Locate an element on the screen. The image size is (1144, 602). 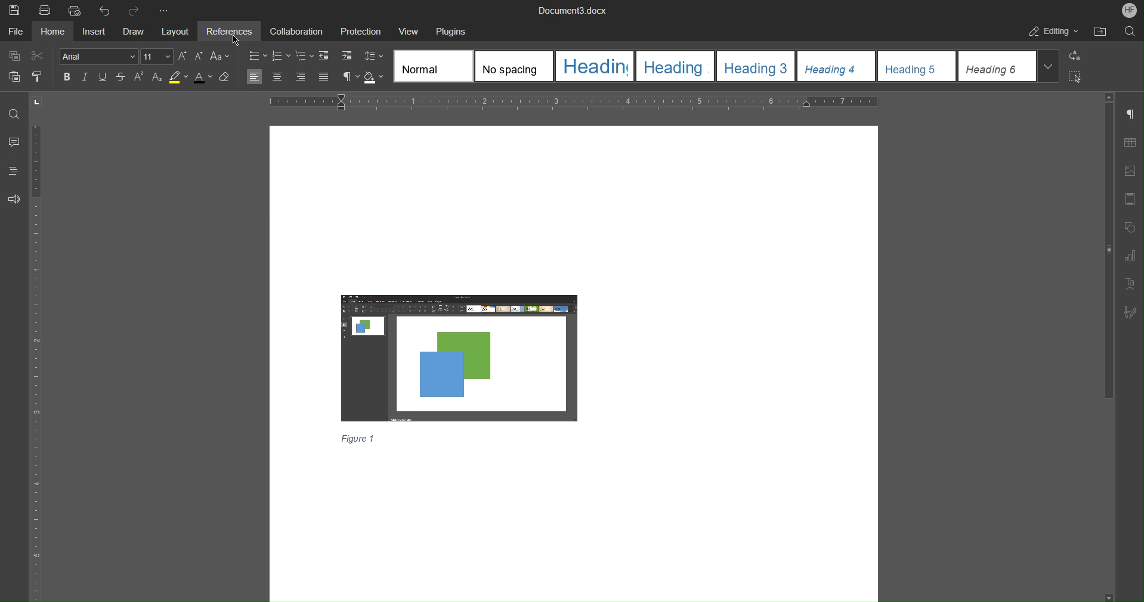
Non-Printing Characters is located at coordinates (348, 76).